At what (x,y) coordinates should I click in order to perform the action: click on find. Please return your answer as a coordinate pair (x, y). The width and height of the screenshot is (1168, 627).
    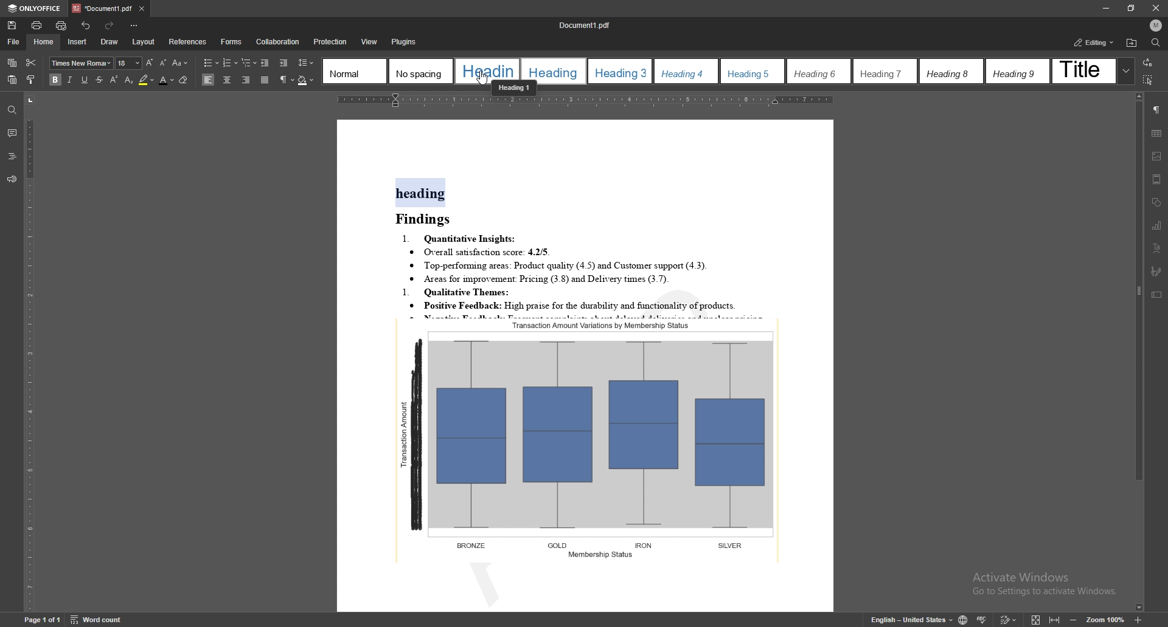
    Looking at the image, I should click on (1156, 43).